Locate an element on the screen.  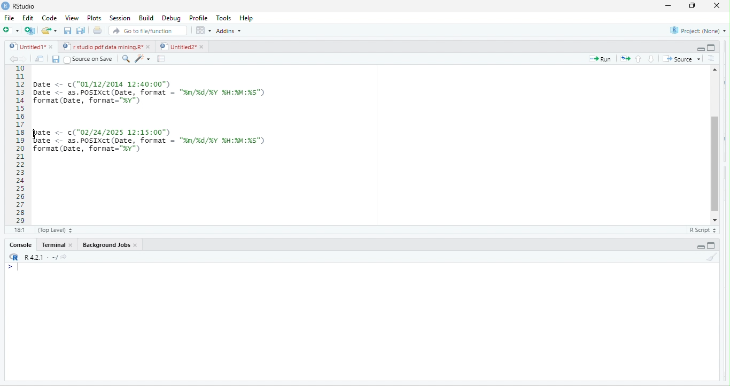
‘Source on Save is located at coordinates (88, 59).